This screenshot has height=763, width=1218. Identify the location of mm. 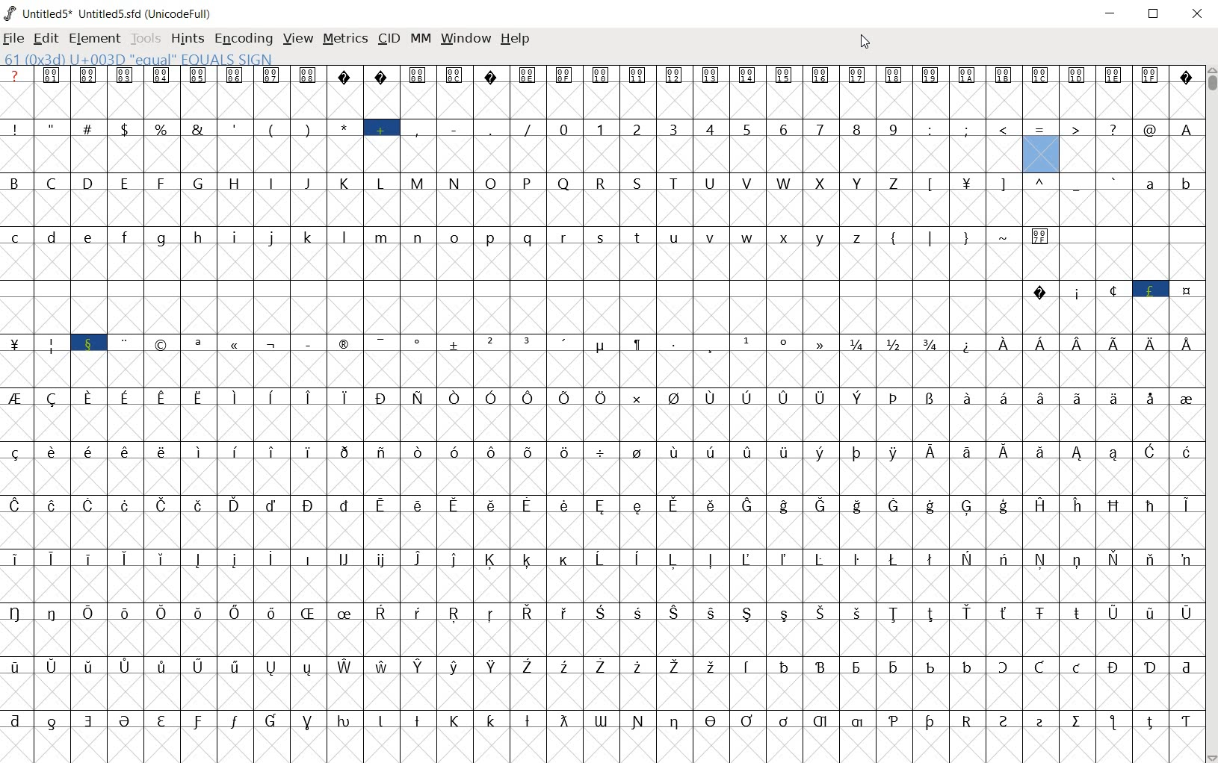
(421, 40).